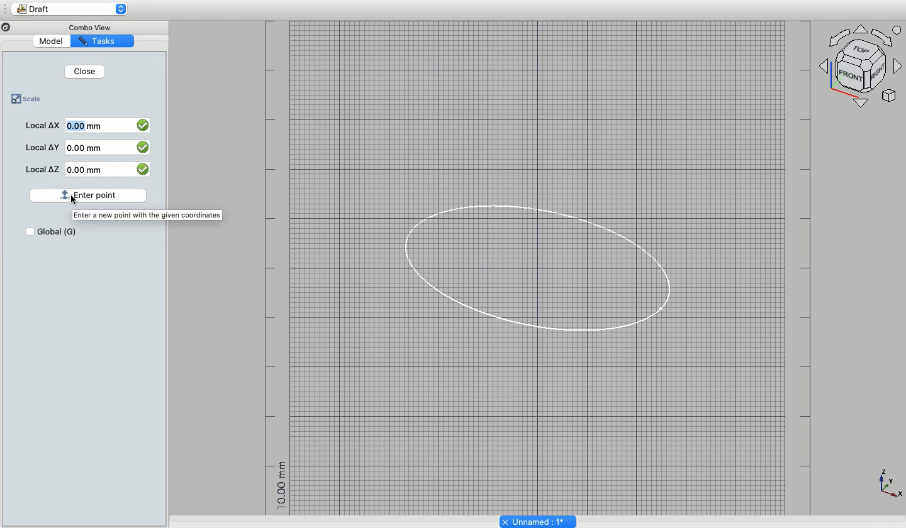 This screenshot has width=906, height=528. Describe the element at coordinates (539, 520) in the screenshot. I see `Unnamed: 1` at that location.